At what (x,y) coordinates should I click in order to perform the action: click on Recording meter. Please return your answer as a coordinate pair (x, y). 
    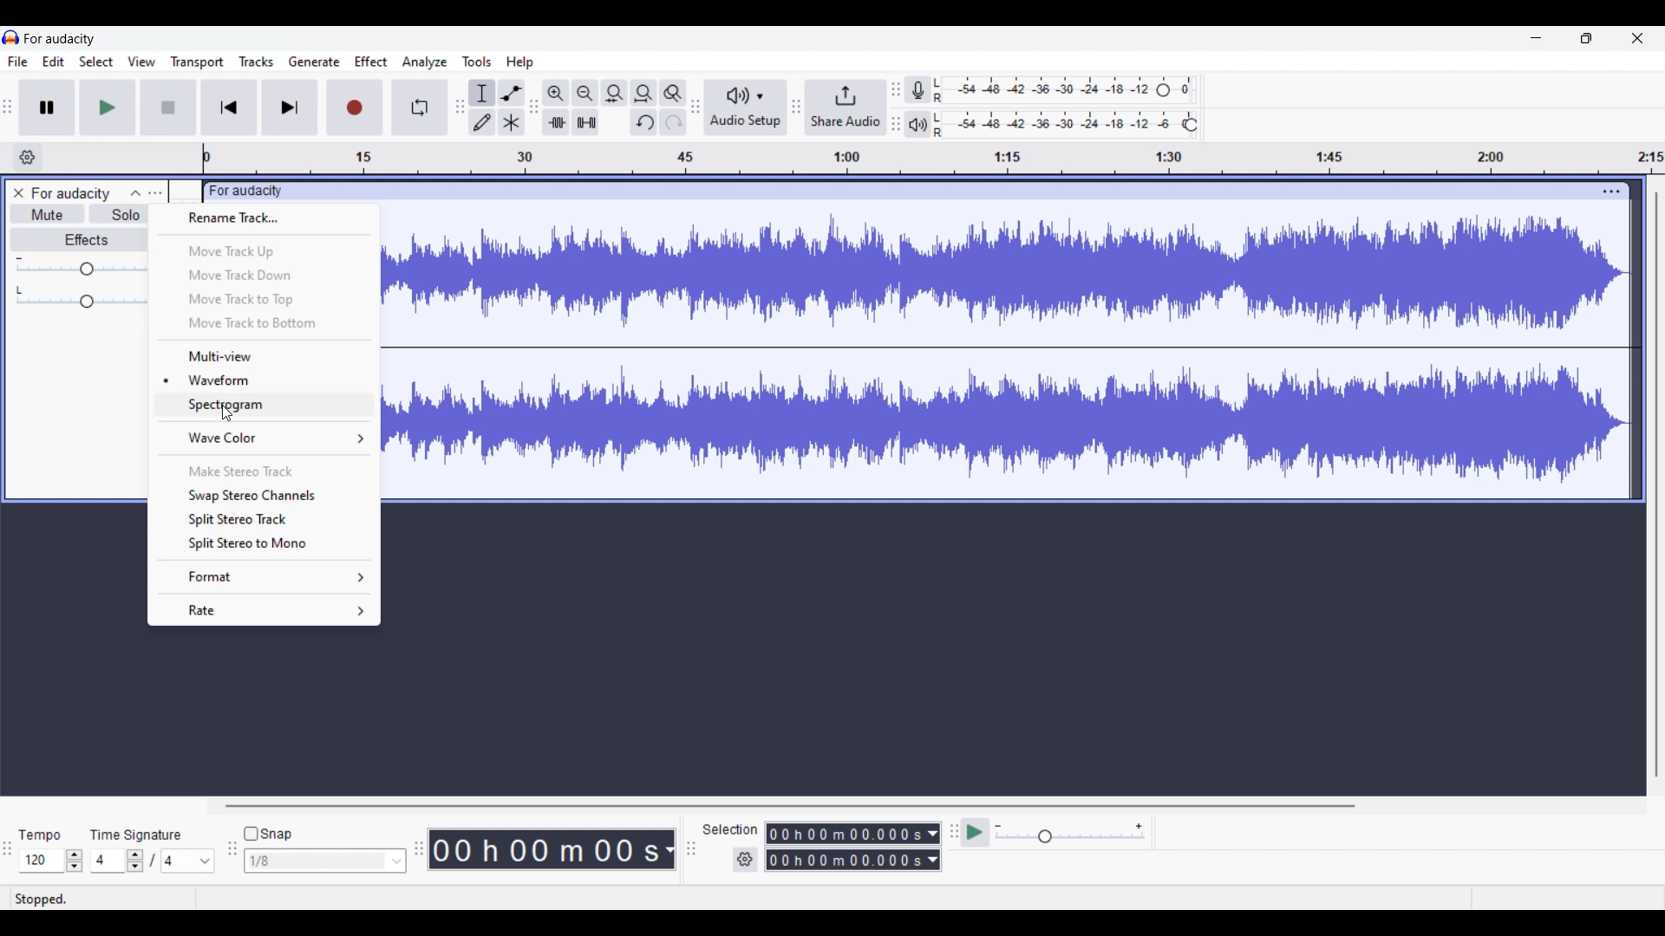
    Looking at the image, I should click on (917, 89).